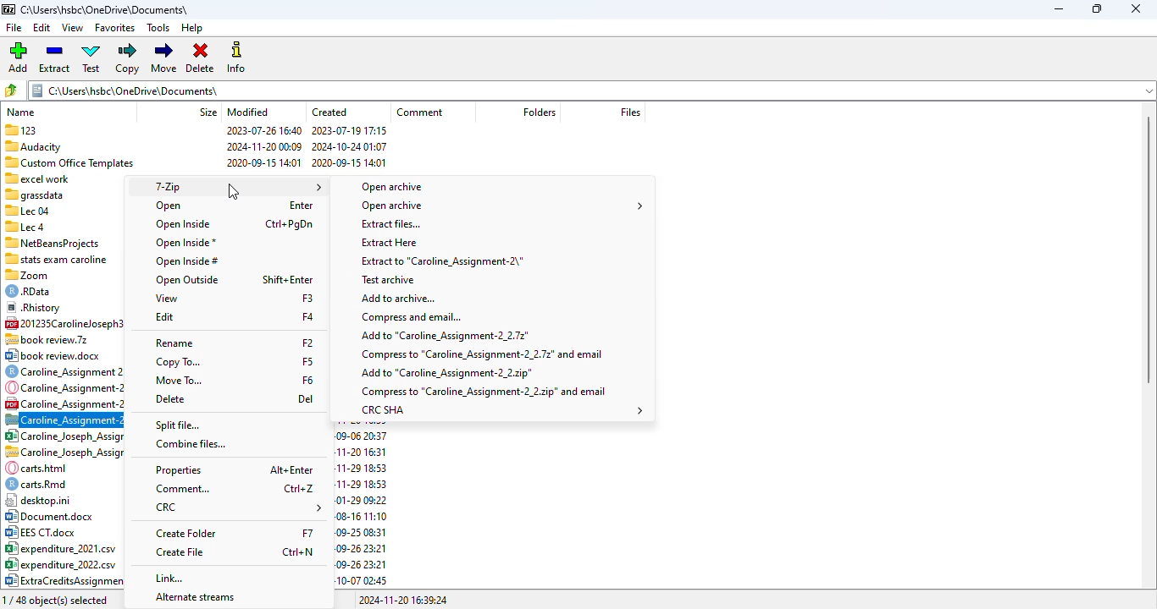 The width and height of the screenshot is (1157, 609). I want to click on folder, so click(590, 91).